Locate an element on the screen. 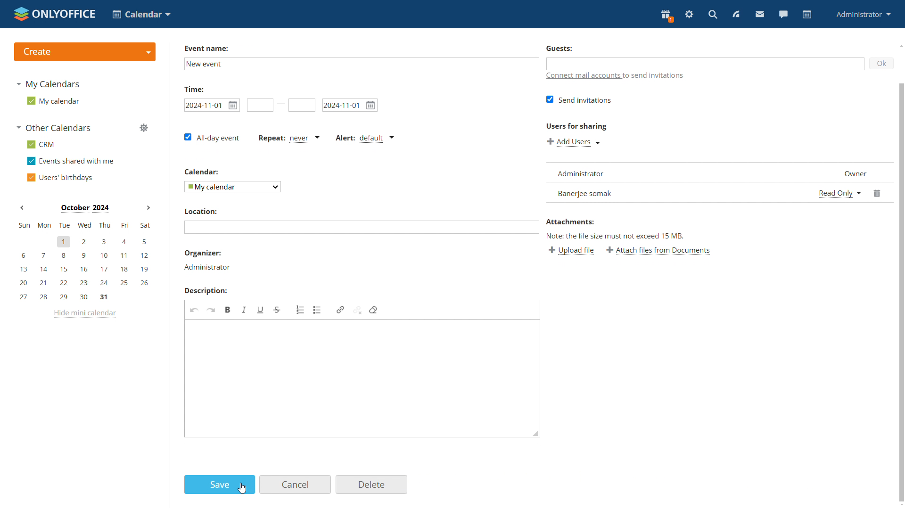  end date is located at coordinates (302, 105).